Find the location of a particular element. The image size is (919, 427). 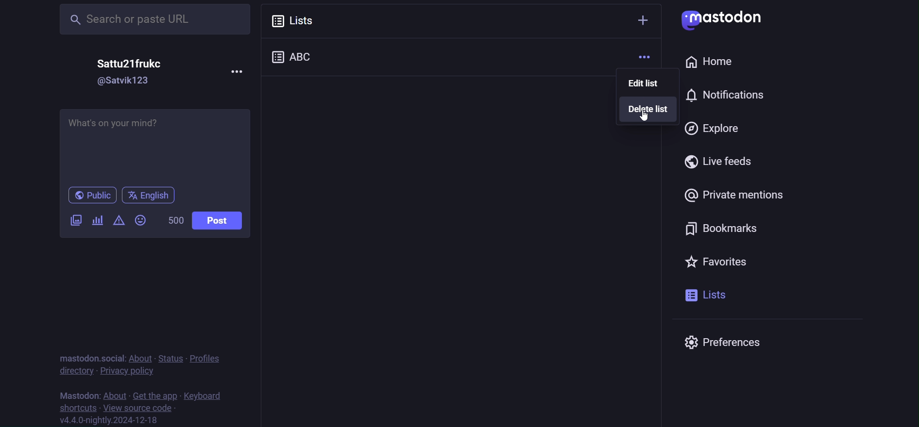

cursor is located at coordinates (646, 116).